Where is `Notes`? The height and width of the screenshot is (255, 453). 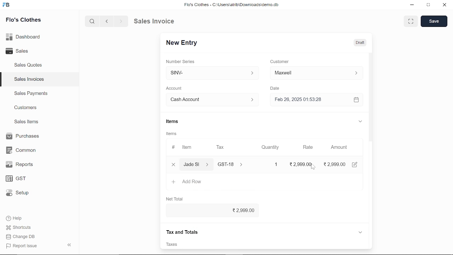 Notes is located at coordinates (174, 244).